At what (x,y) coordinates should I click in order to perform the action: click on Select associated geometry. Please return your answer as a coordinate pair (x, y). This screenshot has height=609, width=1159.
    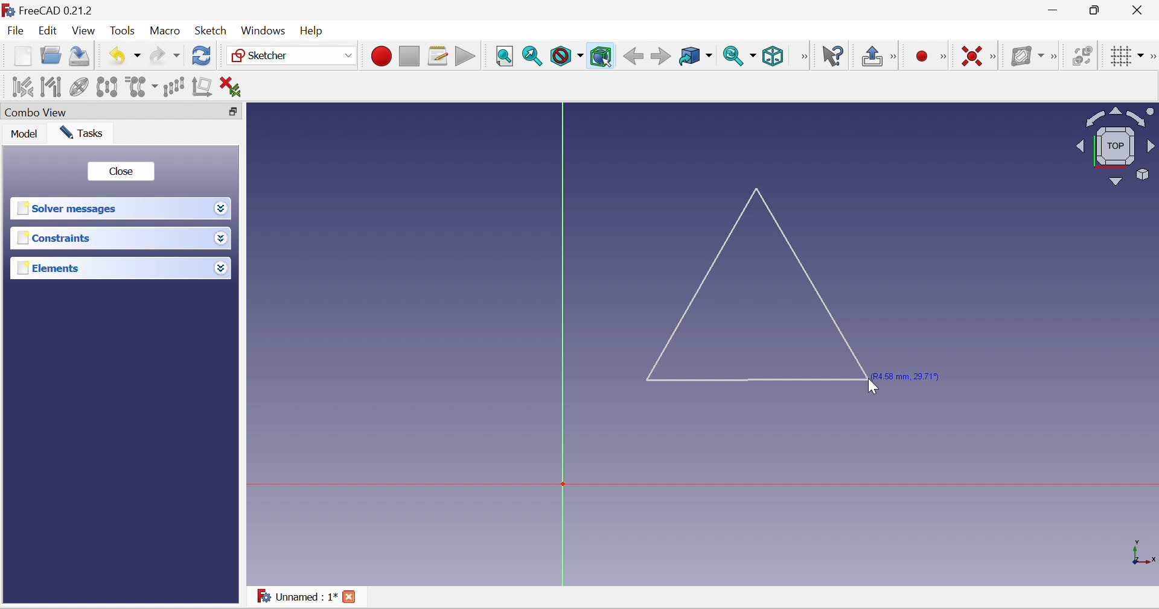
    Looking at the image, I should click on (51, 86).